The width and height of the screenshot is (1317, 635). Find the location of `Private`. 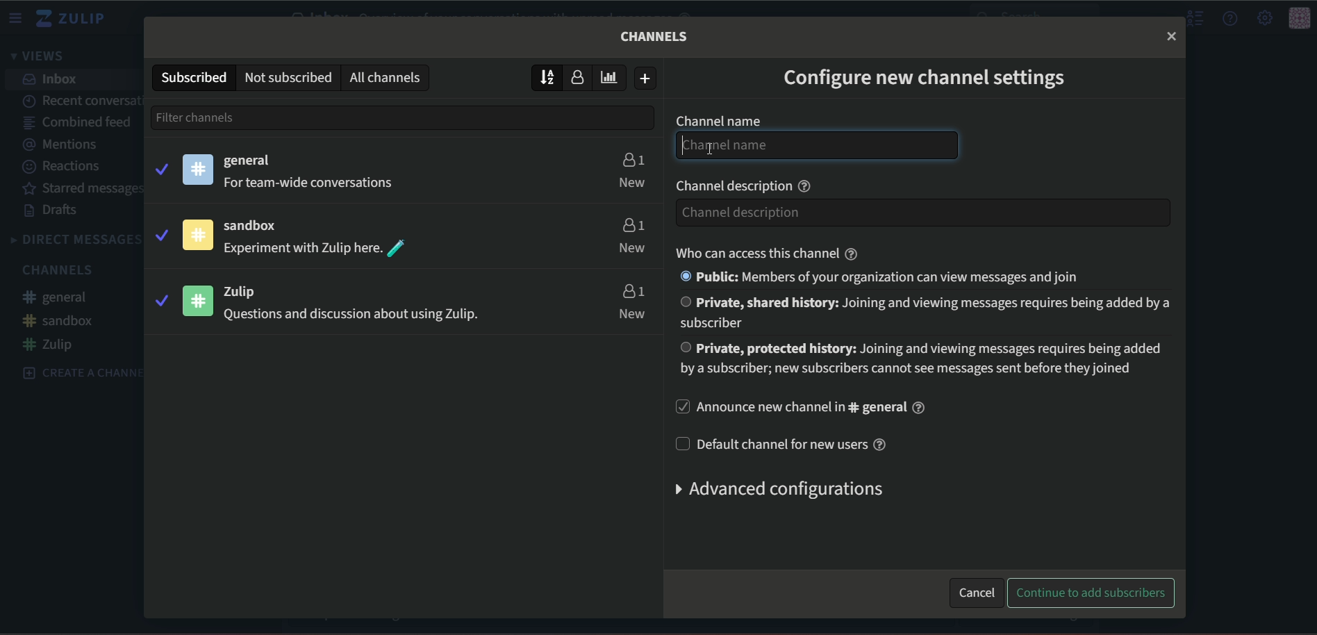

Private is located at coordinates (924, 311).